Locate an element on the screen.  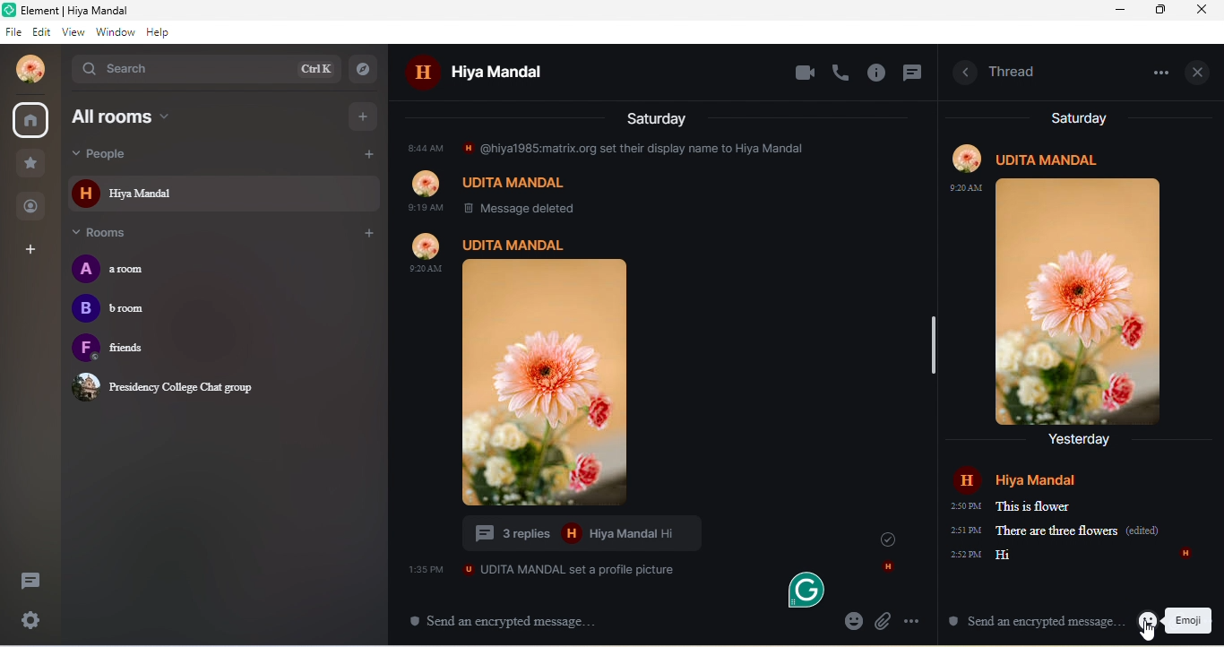
Edit is located at coordinates (41, 31).